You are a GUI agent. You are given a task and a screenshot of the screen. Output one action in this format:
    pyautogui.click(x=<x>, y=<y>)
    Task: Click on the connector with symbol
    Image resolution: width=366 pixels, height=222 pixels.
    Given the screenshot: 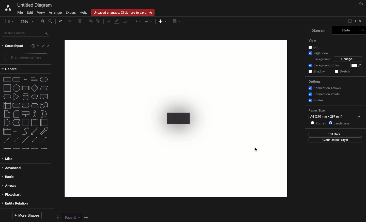 What is the action you would take?
    pyautogui.click(x=45, y=149)
    